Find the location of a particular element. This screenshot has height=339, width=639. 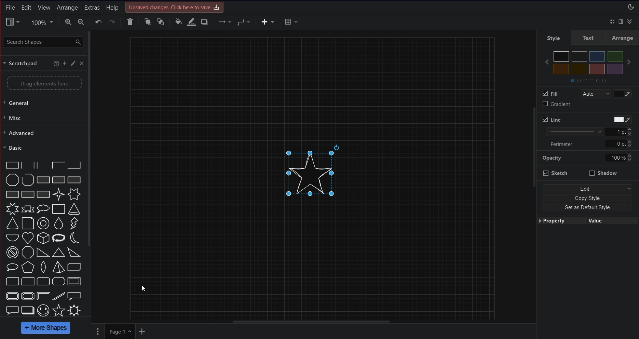

Search Bar is located at coordinates (43, 41).